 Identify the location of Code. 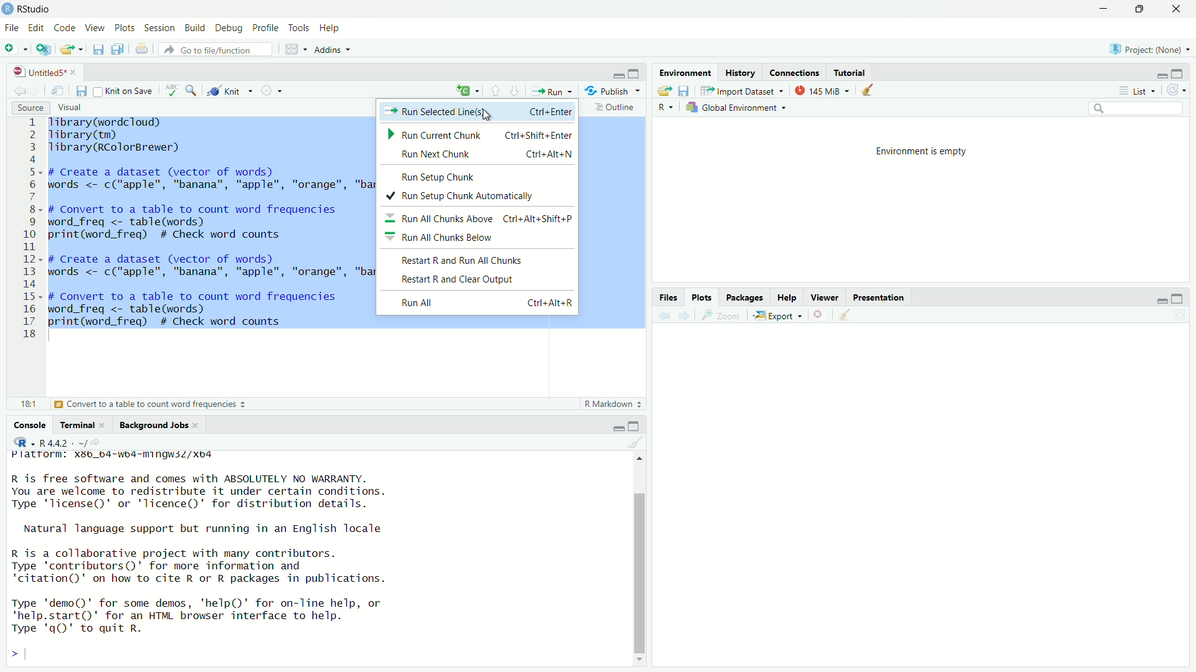
(64, 29).